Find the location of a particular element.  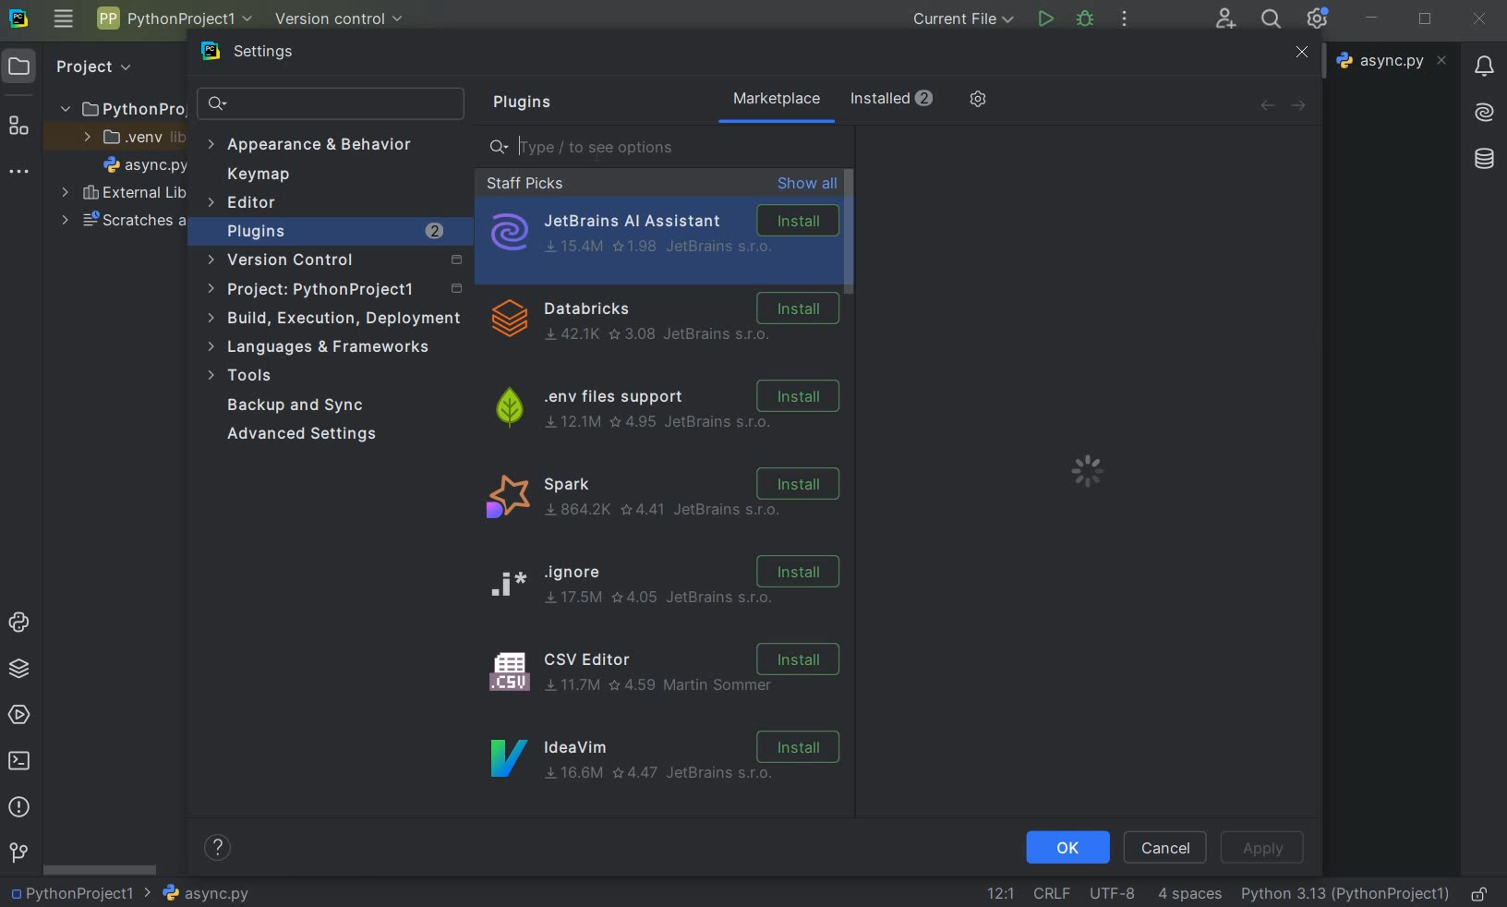

more actions is located at coordinates (1123, 20).